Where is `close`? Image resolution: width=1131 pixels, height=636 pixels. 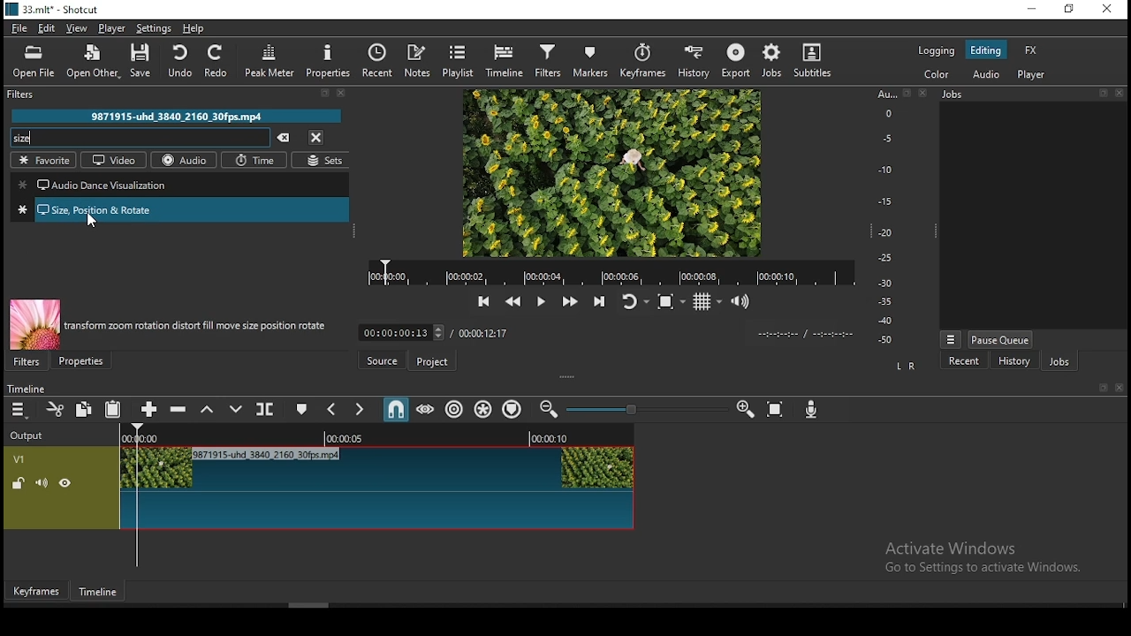
close is located at coordinates (922, 93).